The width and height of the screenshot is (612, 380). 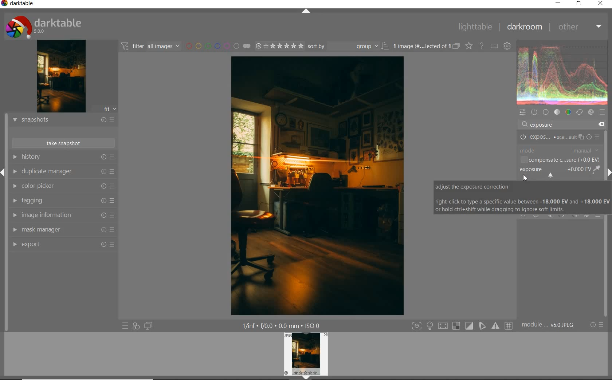 I want to click on range rating of selected images, so click(x=279, y=47).